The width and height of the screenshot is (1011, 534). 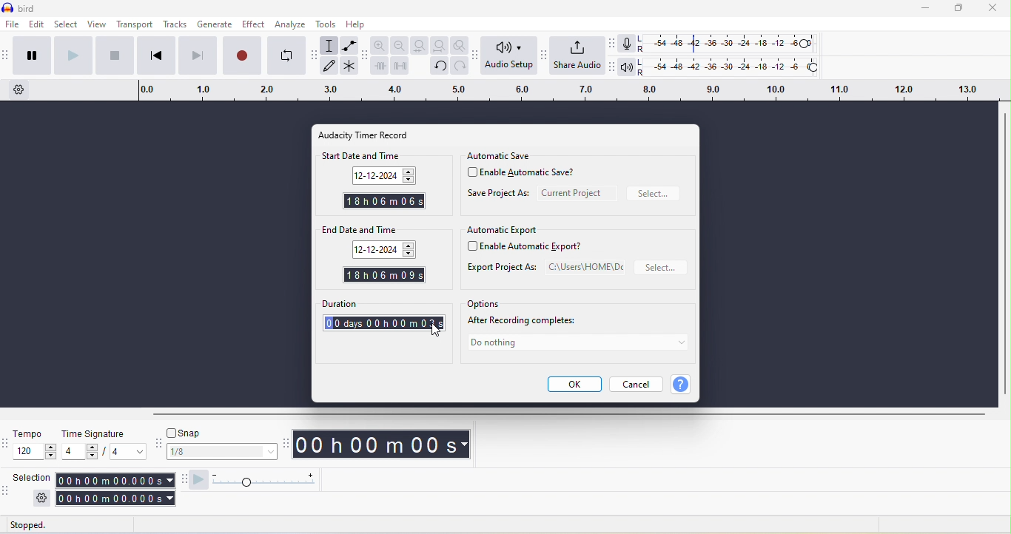 I want to click on audacity transport toolbar, so click(x=7, y=55).